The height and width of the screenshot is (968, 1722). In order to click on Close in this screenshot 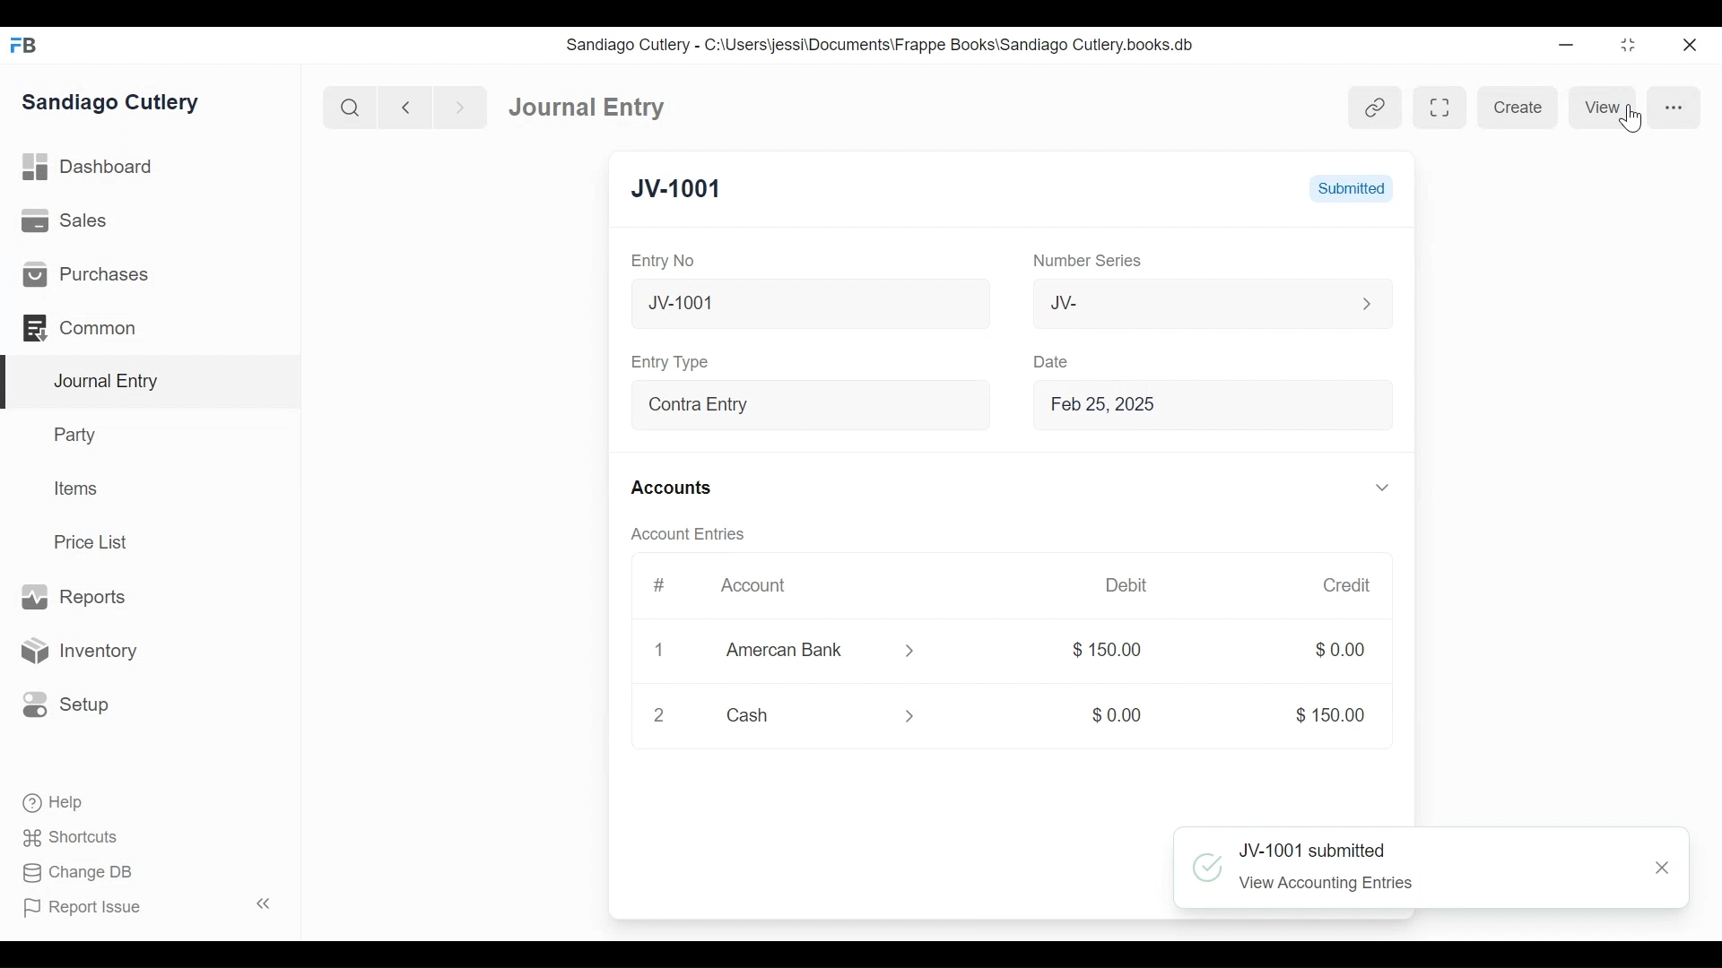, I will do `click(1692, 44)`.